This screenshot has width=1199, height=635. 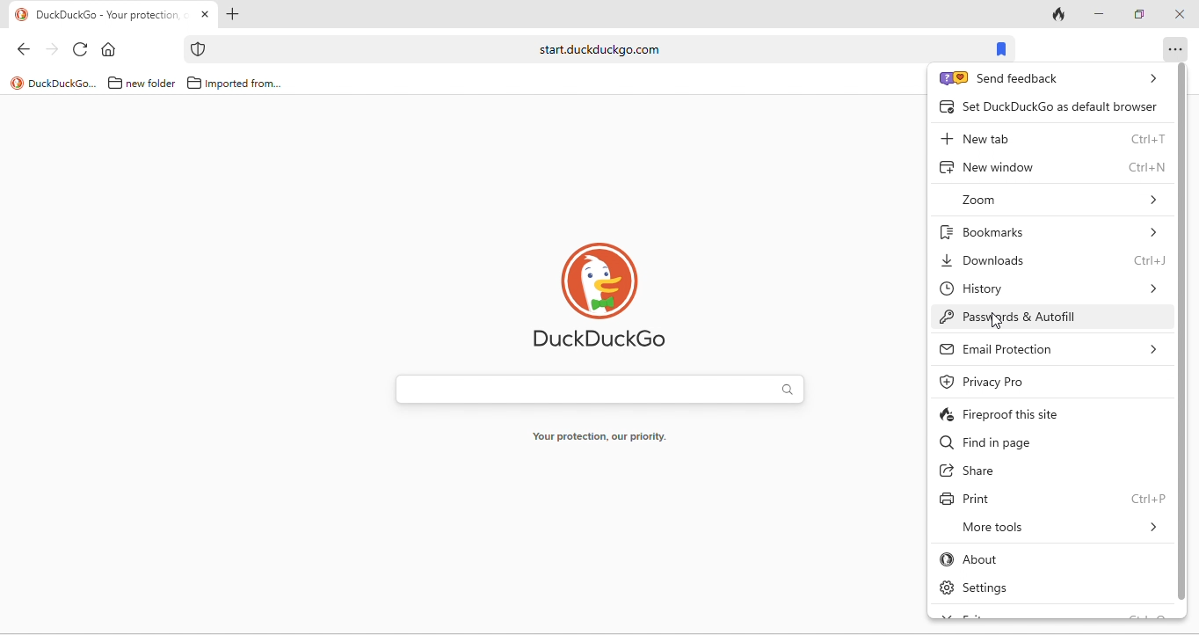 What do you see at coordinates (110, 48) in the screenshot?
I see `home` at bounding box center [110, 48].